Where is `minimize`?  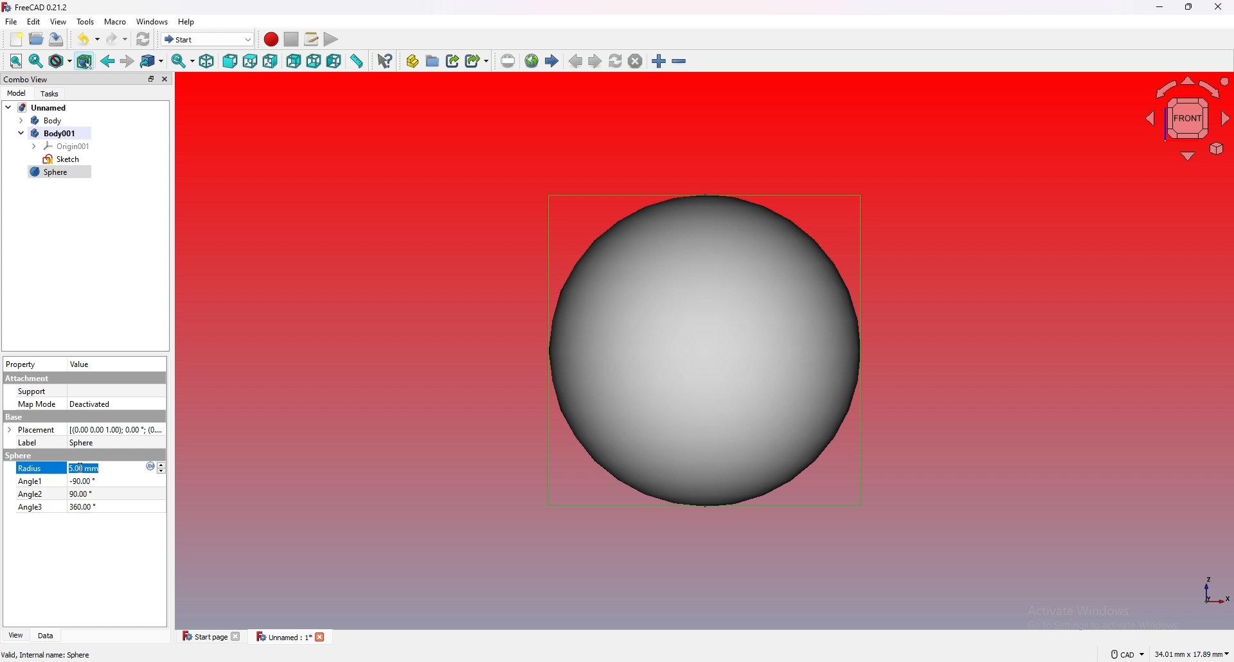
minimize is located at coordinates (1160, 8).